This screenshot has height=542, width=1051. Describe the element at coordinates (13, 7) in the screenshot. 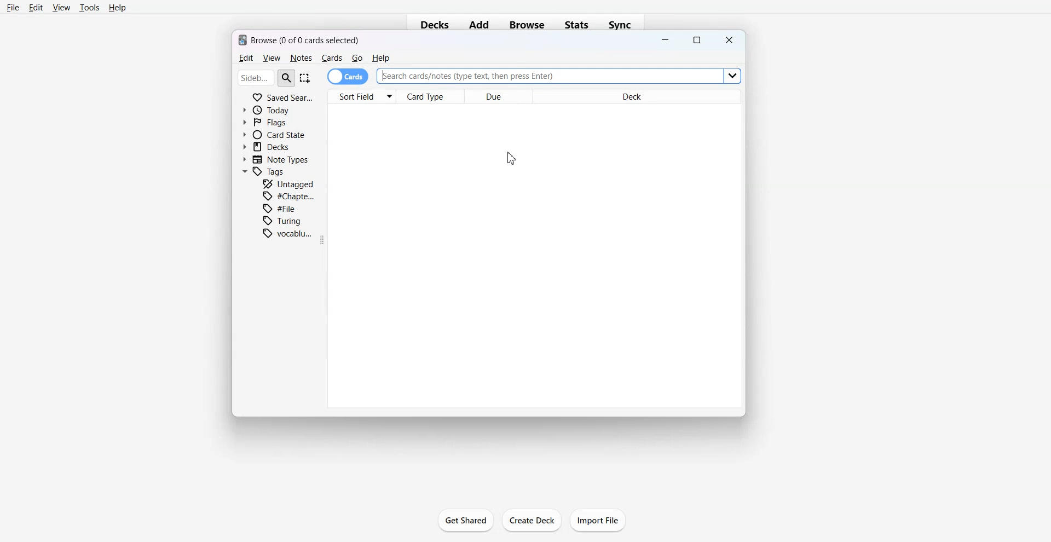

I see `File` at that location.